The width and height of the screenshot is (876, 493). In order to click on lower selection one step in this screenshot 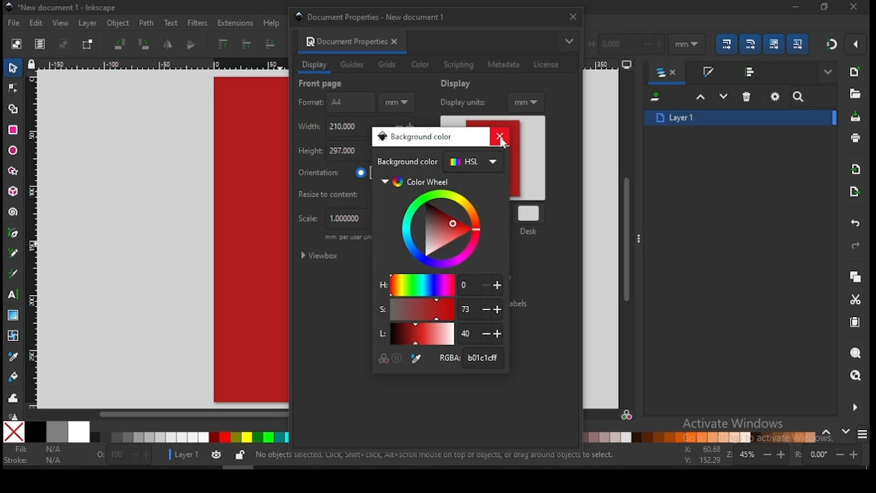, I will do `click(723, 97)`.